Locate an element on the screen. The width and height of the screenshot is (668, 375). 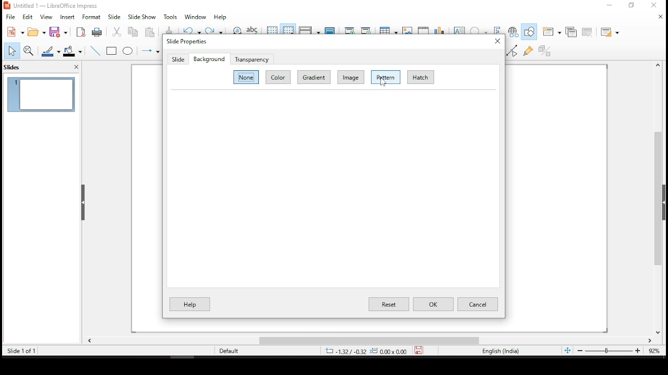
file is located at coordinates (10, 17).